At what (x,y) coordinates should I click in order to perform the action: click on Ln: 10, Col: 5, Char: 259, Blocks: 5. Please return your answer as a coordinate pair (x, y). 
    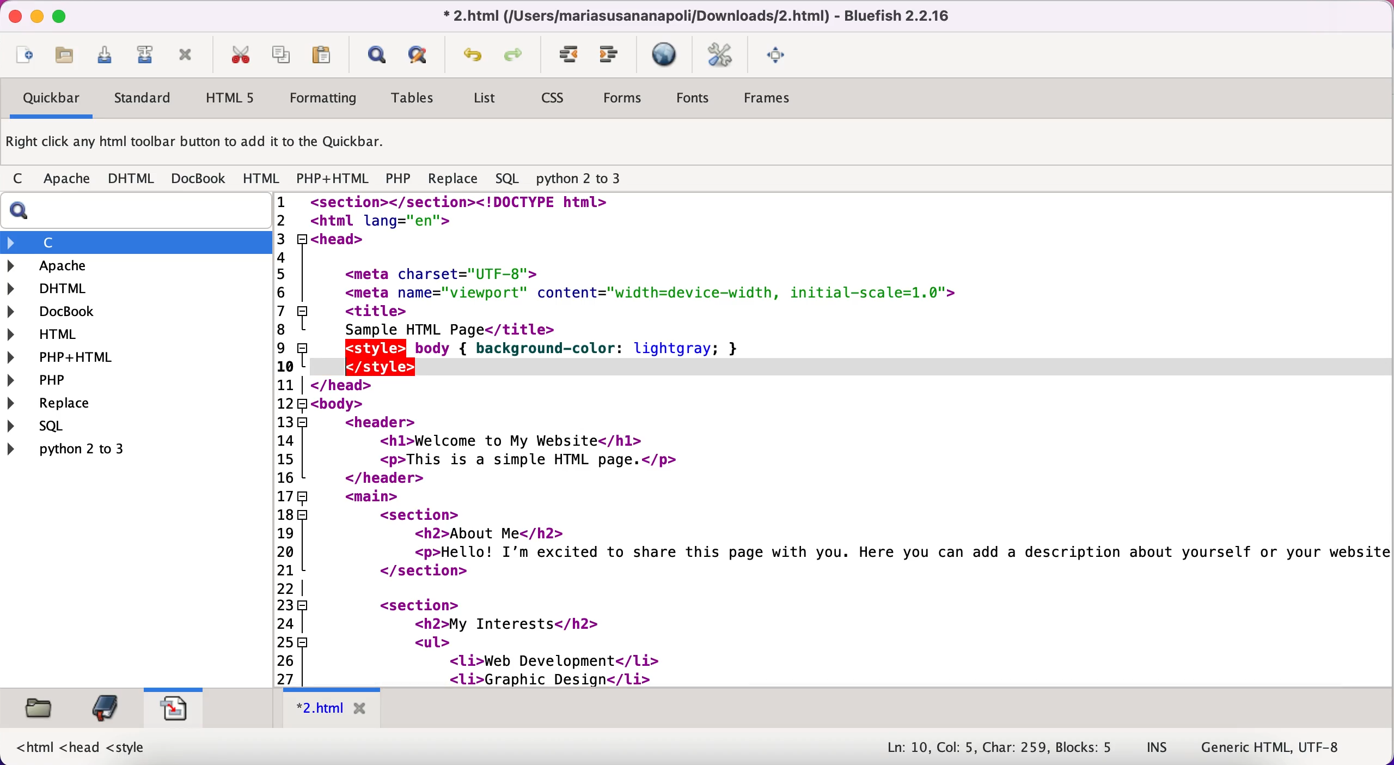
    Looking at the image, I should click on (1001, 748).